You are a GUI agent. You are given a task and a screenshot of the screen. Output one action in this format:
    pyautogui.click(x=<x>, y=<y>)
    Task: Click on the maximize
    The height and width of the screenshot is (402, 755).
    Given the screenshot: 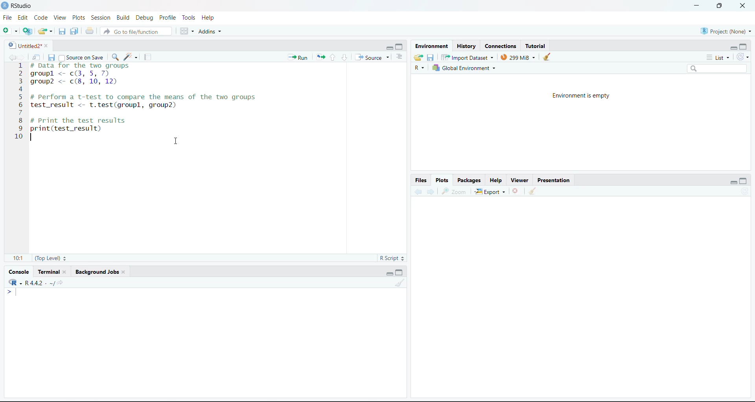 What is the action you would take?
    pyautogui.click(x=720, y=6)
    